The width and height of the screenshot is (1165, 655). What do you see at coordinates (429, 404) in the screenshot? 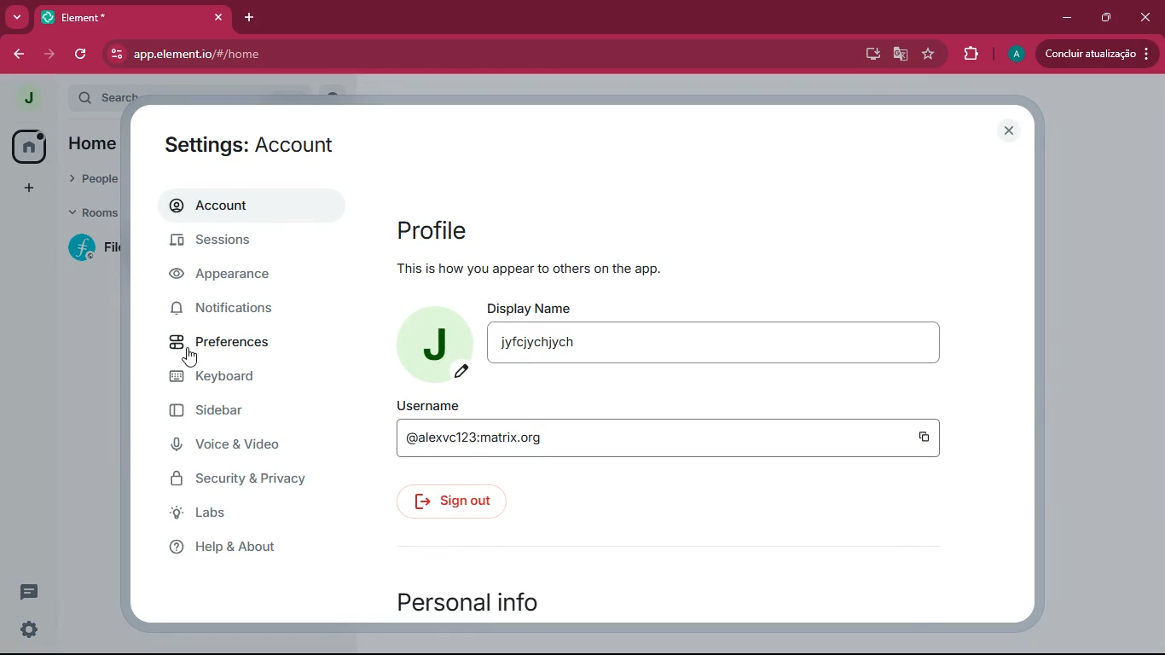
I see `username` at bounding box center [429, 404].